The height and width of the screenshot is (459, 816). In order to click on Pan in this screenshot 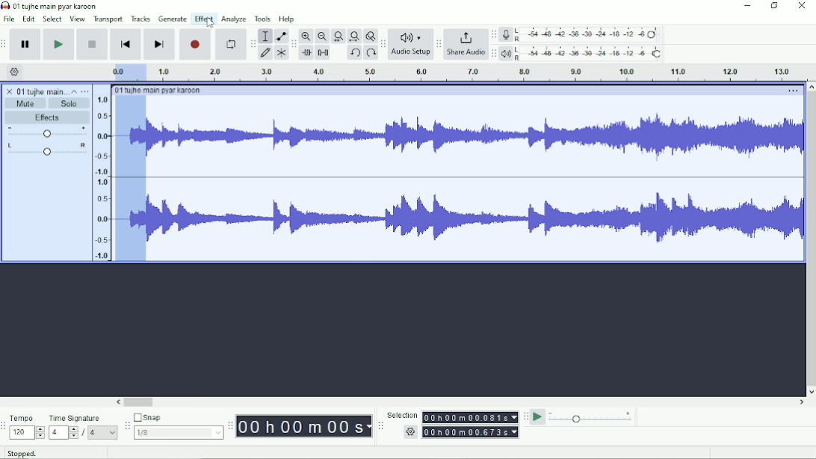, I will do `click(46, 150)`.